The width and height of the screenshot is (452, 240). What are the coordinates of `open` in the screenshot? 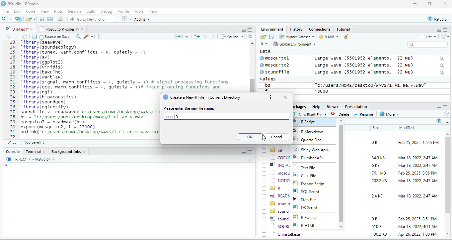 It's located at (263, 37).